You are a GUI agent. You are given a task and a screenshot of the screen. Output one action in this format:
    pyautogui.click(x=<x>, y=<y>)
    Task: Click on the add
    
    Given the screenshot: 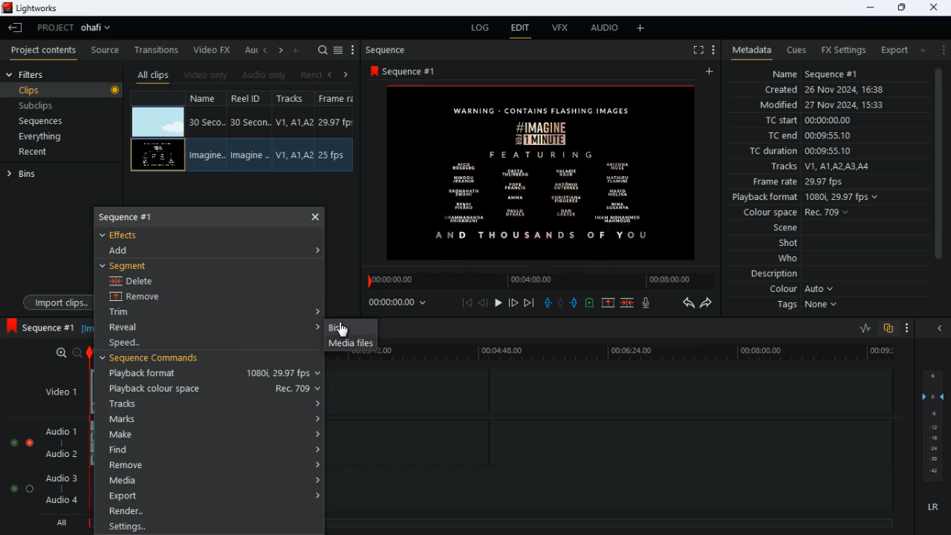 What is the action you would take?
    pyautogui.click(x=711, y=72)
    